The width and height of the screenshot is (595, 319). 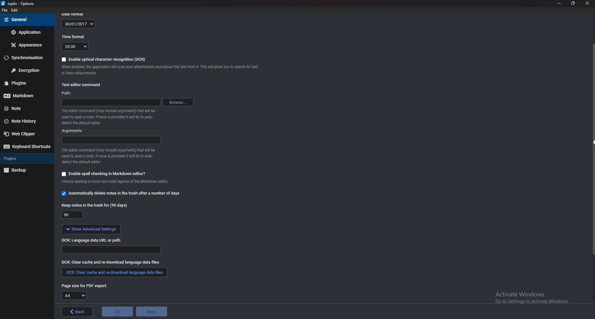 I want to click on close, so click(x=586, y=3).